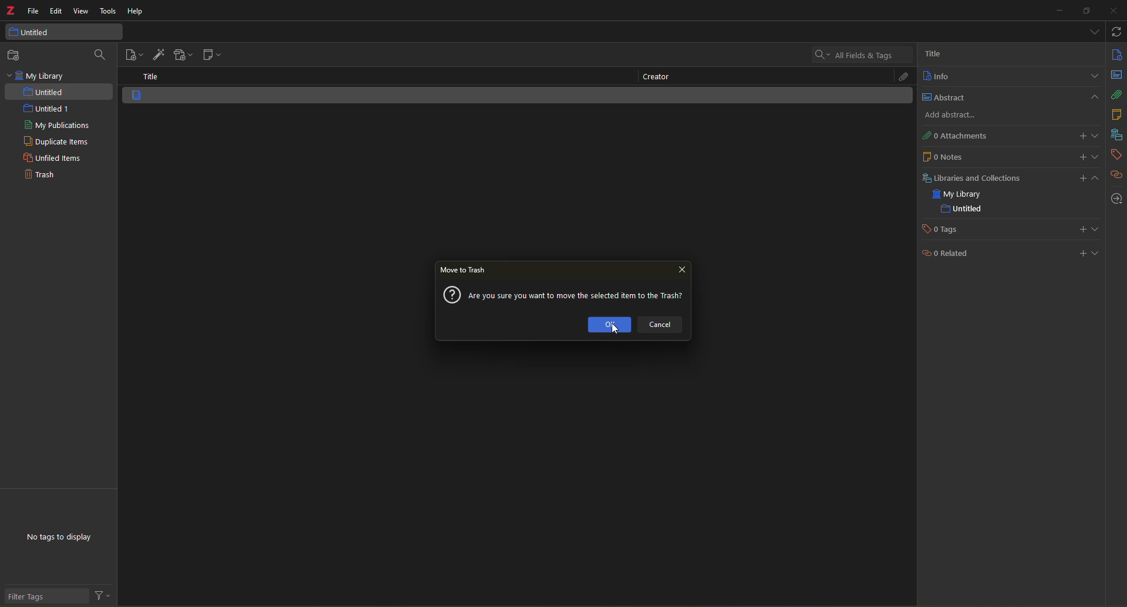  I want to click on untitled, so click(45, 92).